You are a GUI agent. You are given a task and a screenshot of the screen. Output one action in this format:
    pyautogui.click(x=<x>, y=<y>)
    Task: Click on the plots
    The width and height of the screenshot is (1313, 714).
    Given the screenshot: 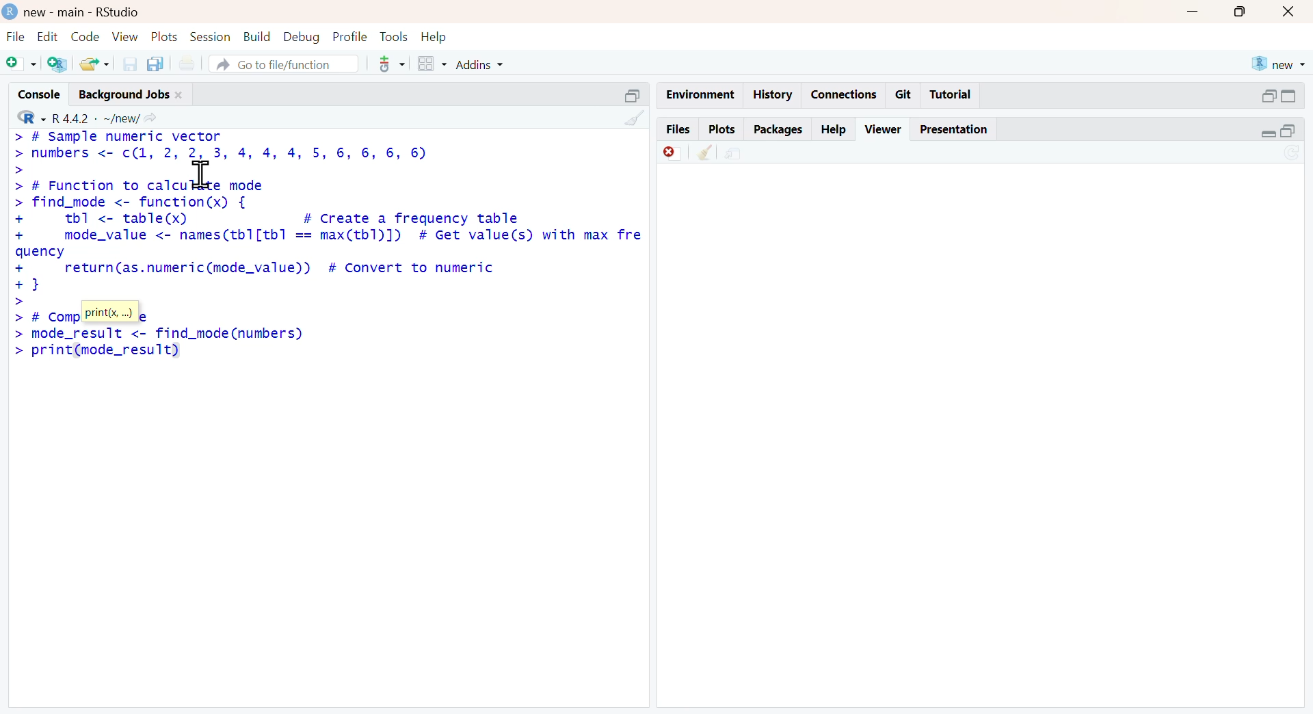 What is the action you would take?
    pyautogui.click(x=721, y=129)
    